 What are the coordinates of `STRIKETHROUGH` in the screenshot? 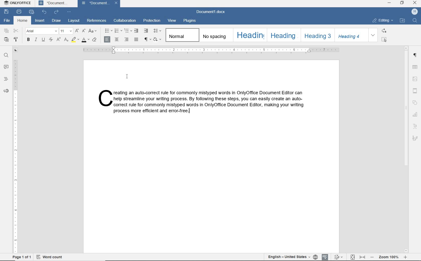 It's located at (51, 40).